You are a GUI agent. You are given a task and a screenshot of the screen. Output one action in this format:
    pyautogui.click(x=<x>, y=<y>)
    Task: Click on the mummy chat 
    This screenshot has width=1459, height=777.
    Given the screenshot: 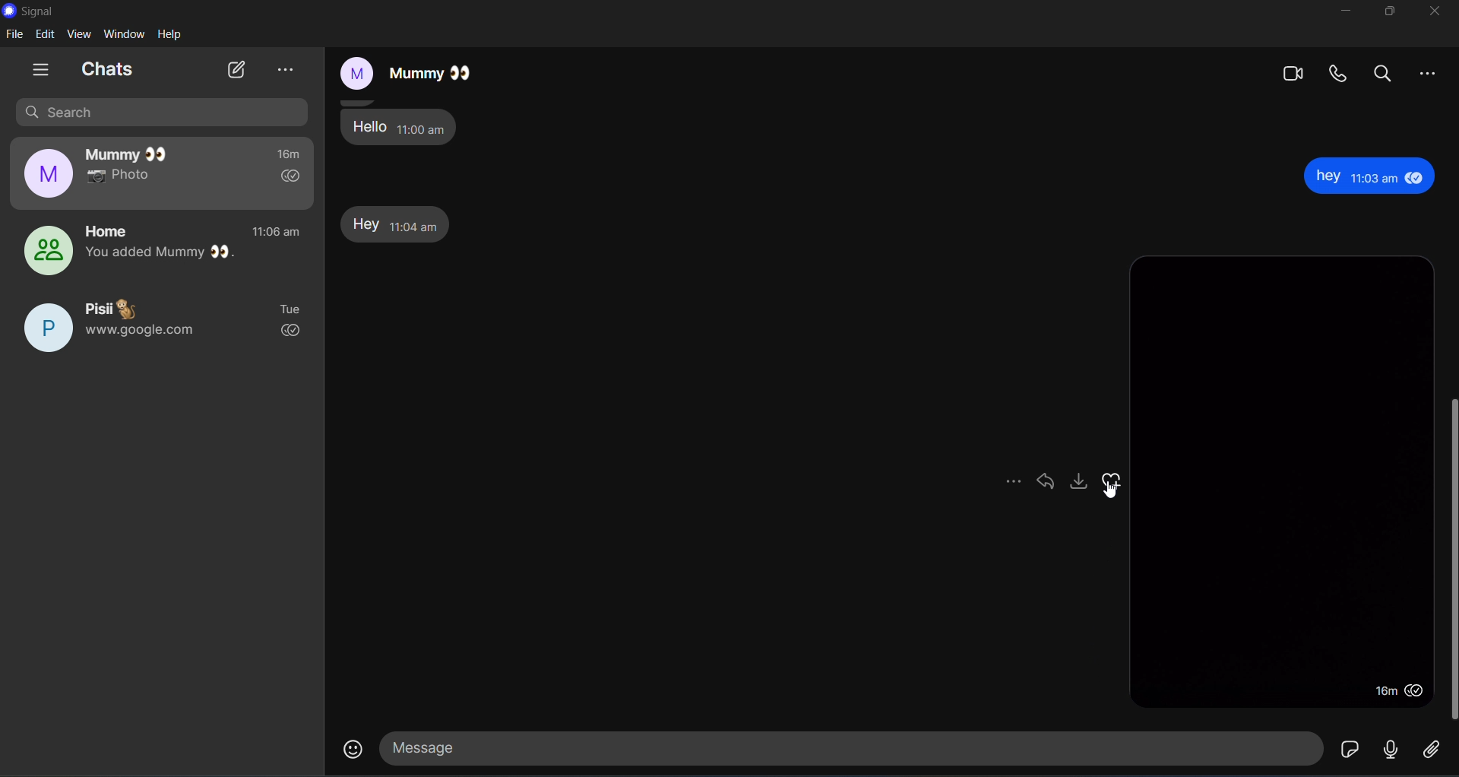 What is the action you would take?
    pyautogui.click(x=403, y=70)
    